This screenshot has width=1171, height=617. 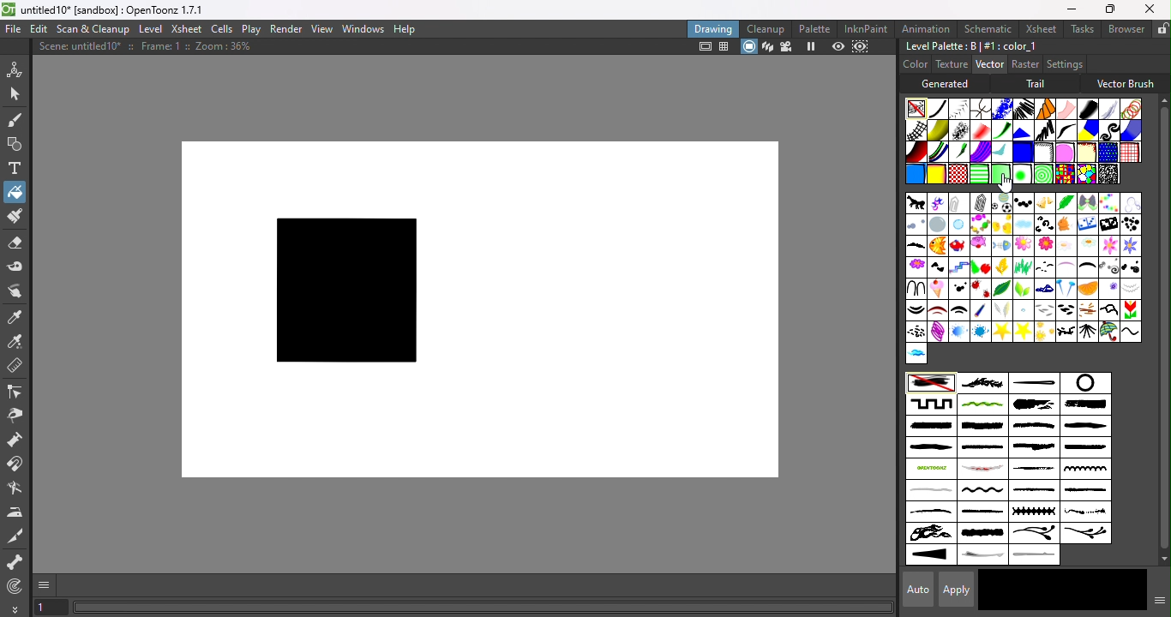 I want to click on simple_lace, so click(x=1084, y=469).